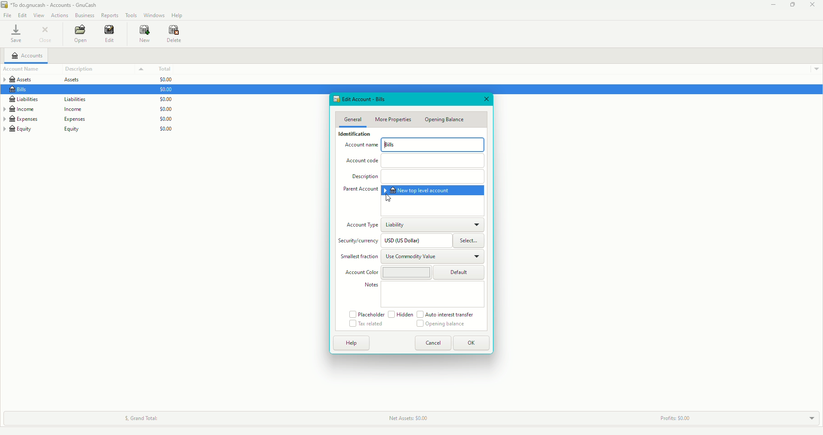 The height and width of the screenshot is (435, 823). What do you see at coordinates (396, 119) in the screenshot?
I see `More Properties` at bounding box center [396, 119].